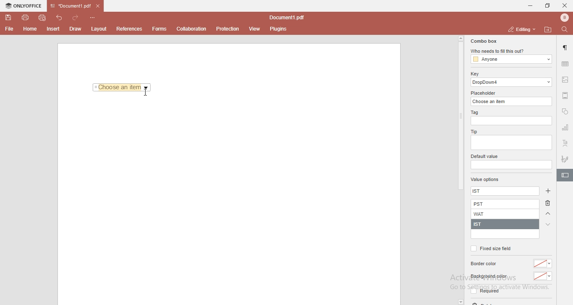 The image size is (573, 305). I want to click on File, so click(8, 29).